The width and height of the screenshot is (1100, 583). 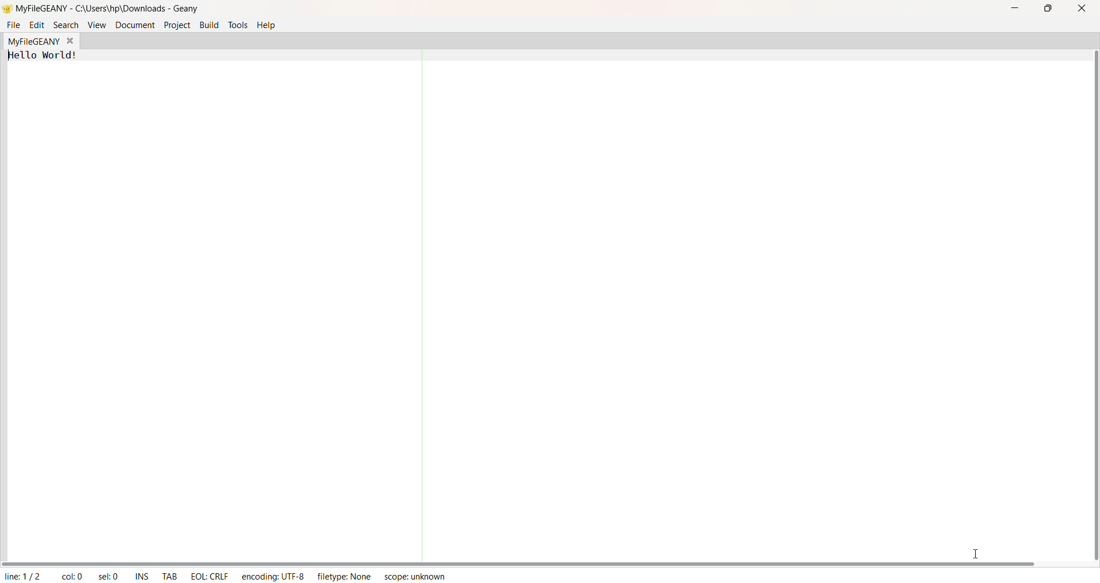 I want to click on Logo, so click(x=7, y=9).